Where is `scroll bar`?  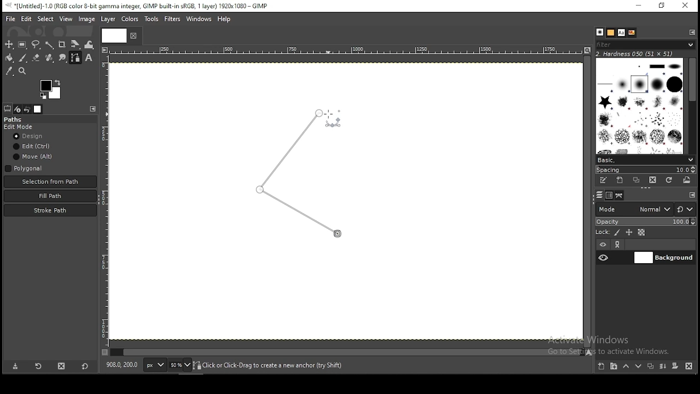 scroll bar is located at coordinates (691, 106).